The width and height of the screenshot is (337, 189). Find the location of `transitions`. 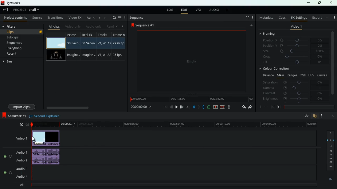

transitions is located at coordinates (56, 18).